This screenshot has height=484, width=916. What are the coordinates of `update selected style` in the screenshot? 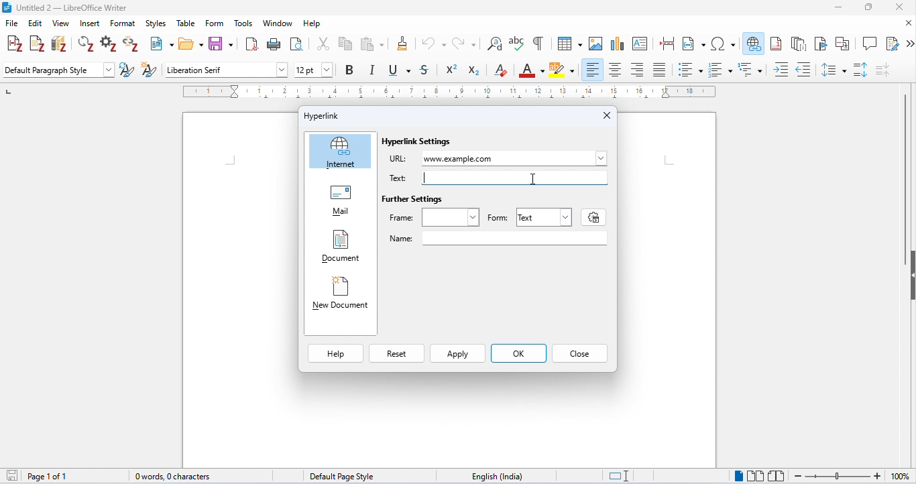 It's located at (127, 70).